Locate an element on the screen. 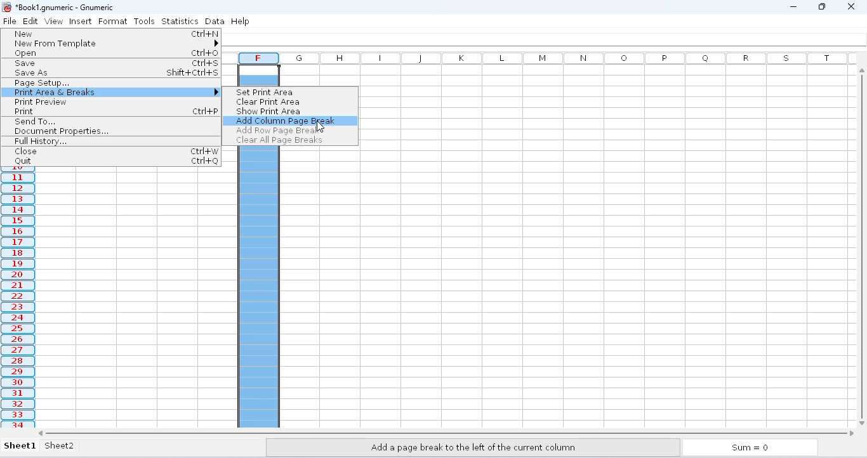 This screenshot has height=458, width=867. close is located at coordinates (852, 6).